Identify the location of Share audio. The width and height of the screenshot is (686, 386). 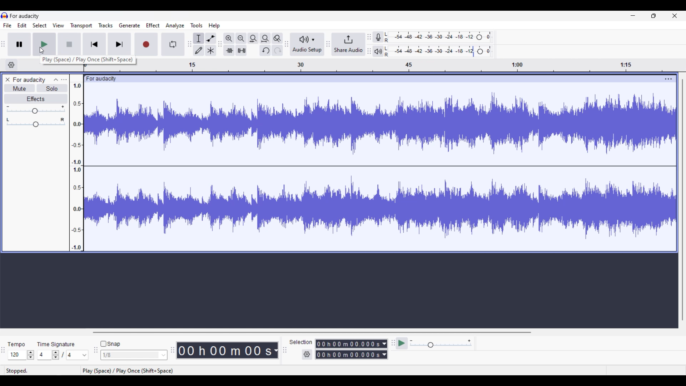
(348, 44).